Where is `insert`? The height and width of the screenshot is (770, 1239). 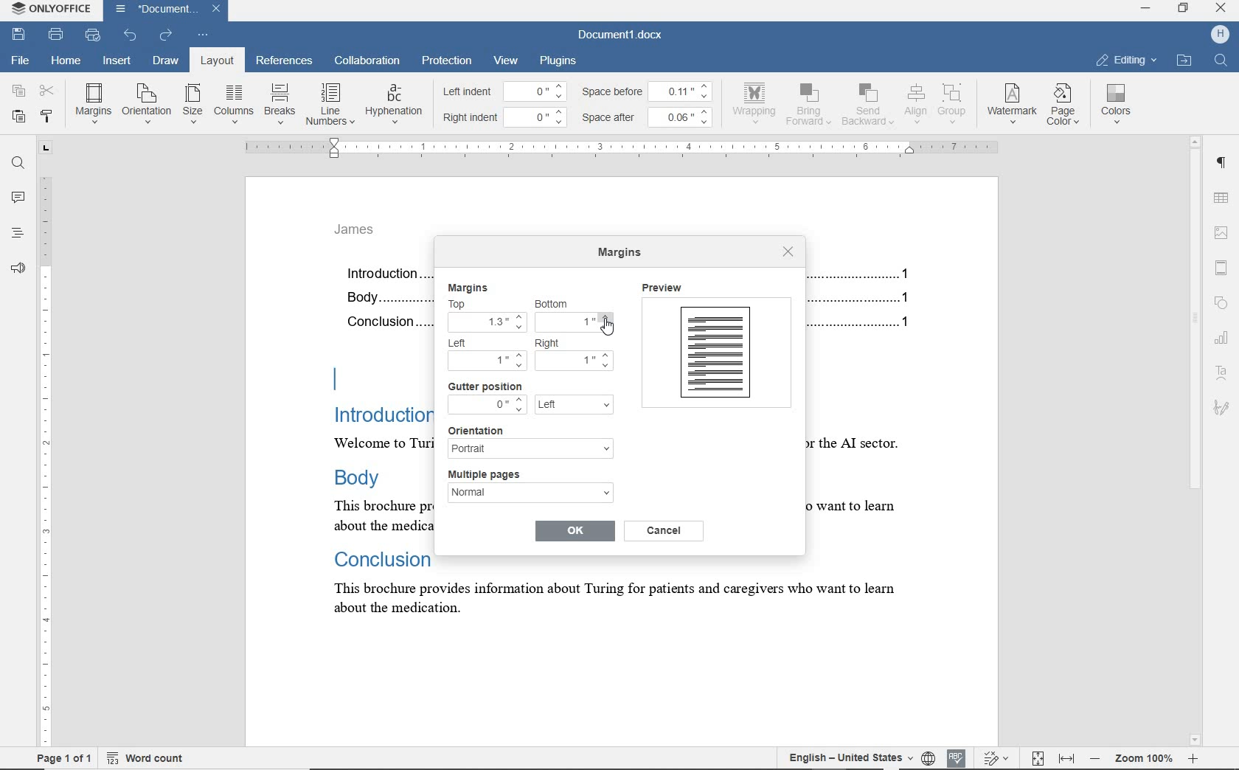 insert is located at coordinates (119, 61).